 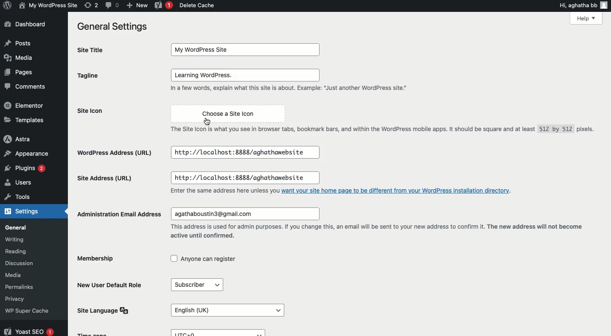 What do you see at coordinates (27, 238) in the screenshot?
I see `Writing` at bounding box center [27, 238].